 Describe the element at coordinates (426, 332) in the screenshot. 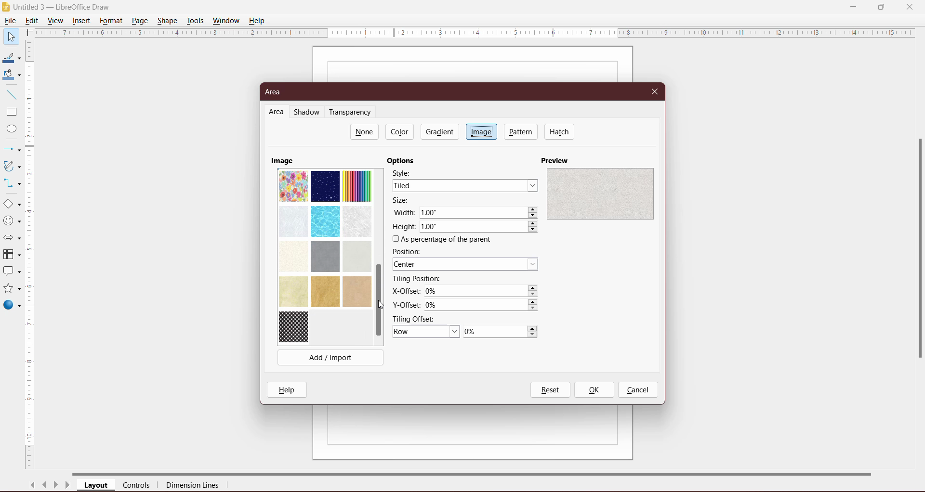

I see `Set Tiling Offest` at that location.